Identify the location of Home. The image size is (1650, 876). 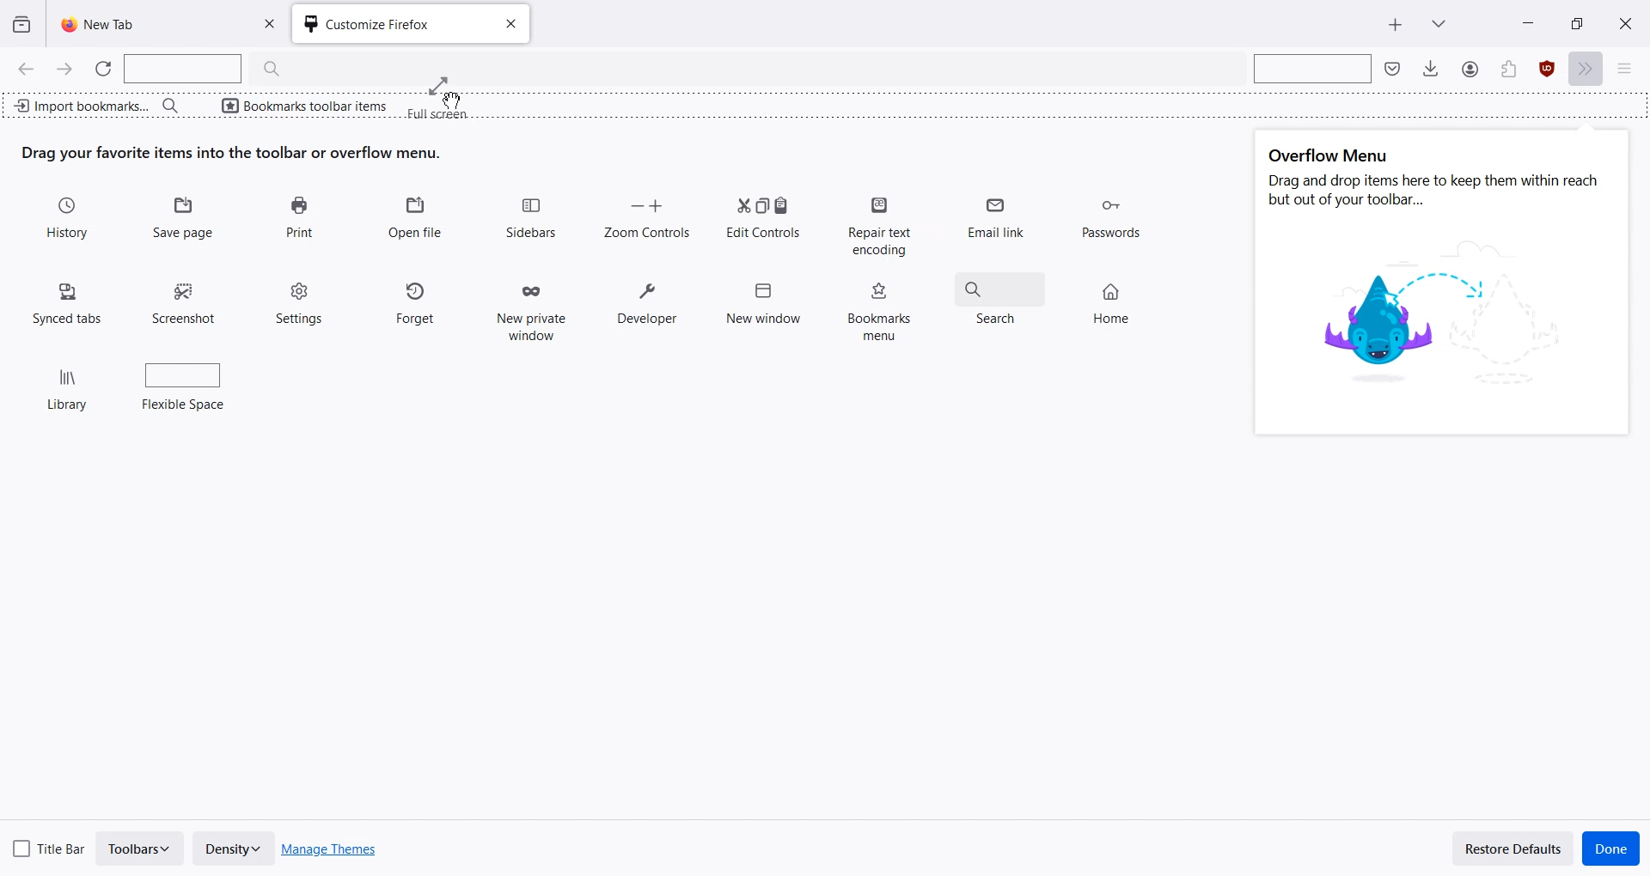
(1118, 295).